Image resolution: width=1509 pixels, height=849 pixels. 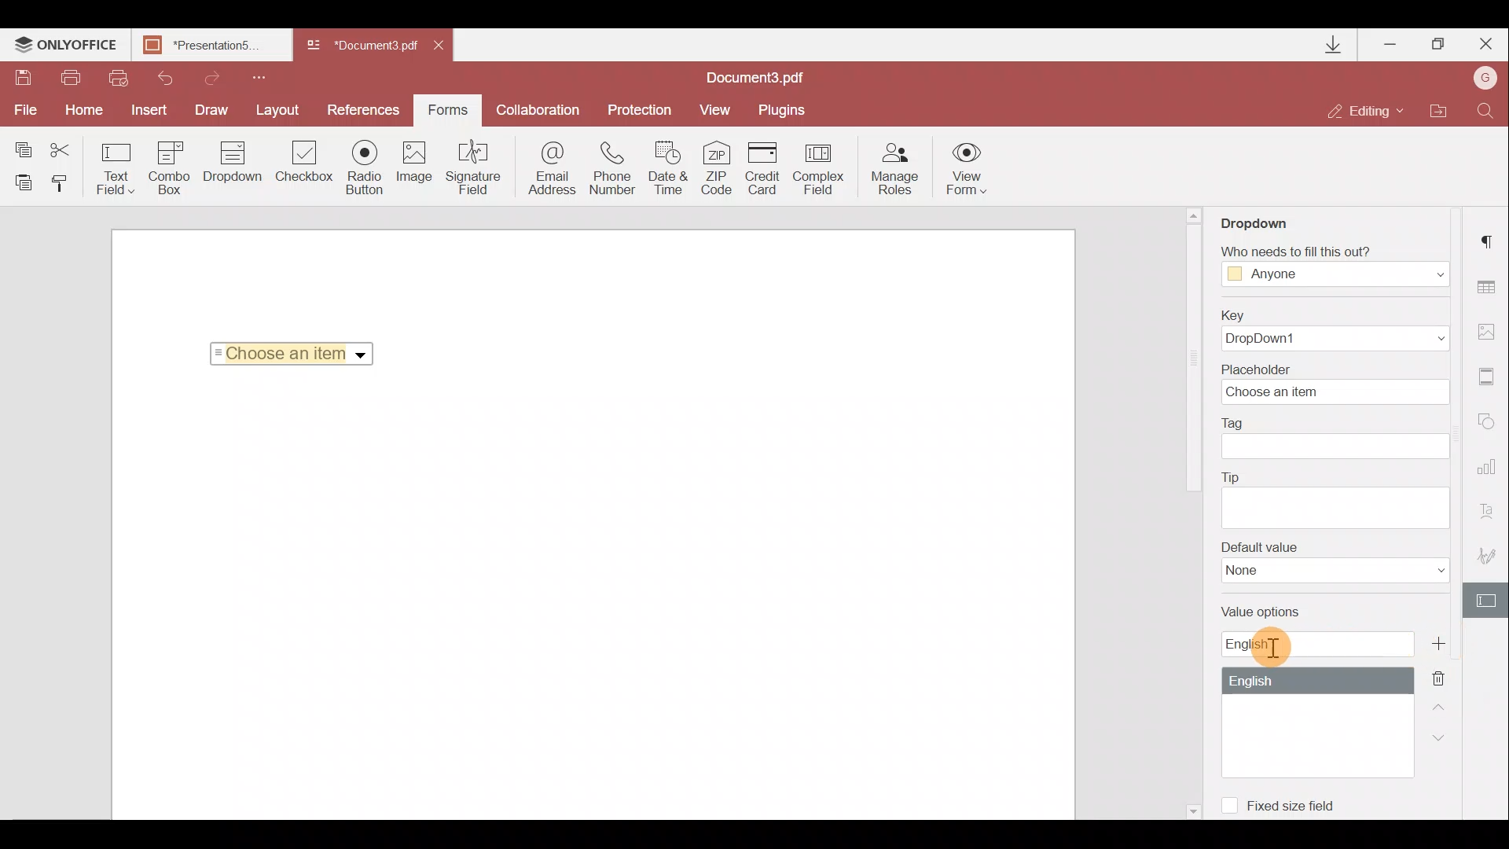 What do you see at coordinates (1490, 380) in the screenshot?
I see `Header & Footer settings` at bounding box center [1490, 380].